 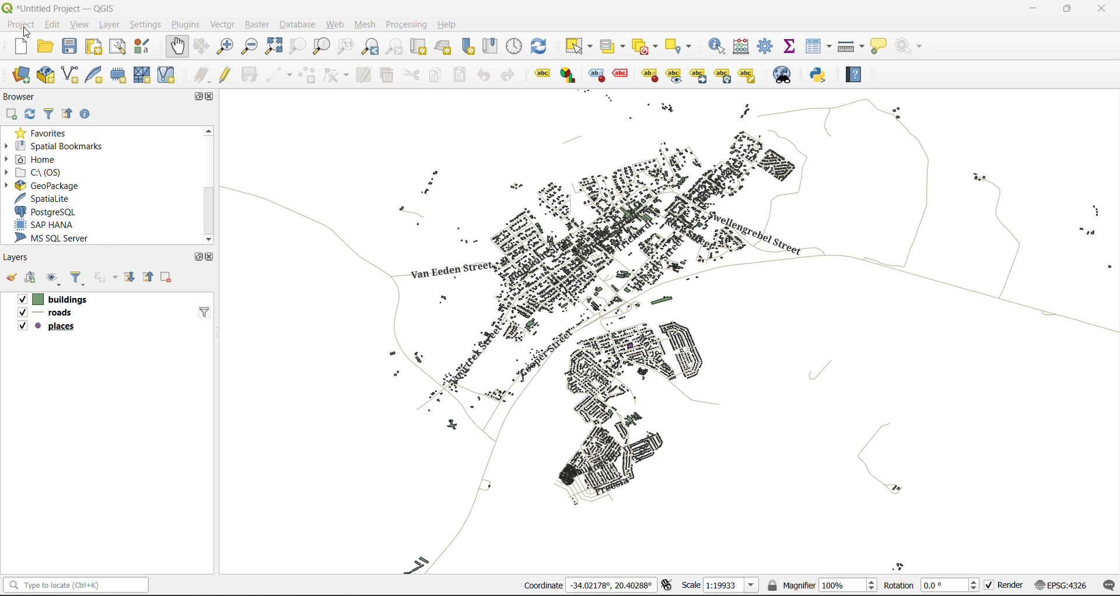 I want to click on rotation, so click(x=932, y=584).